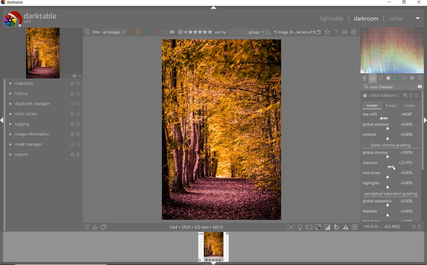 The height and width of the screenshot is (265, 427). I want to click on highlights, so click(391, 184).